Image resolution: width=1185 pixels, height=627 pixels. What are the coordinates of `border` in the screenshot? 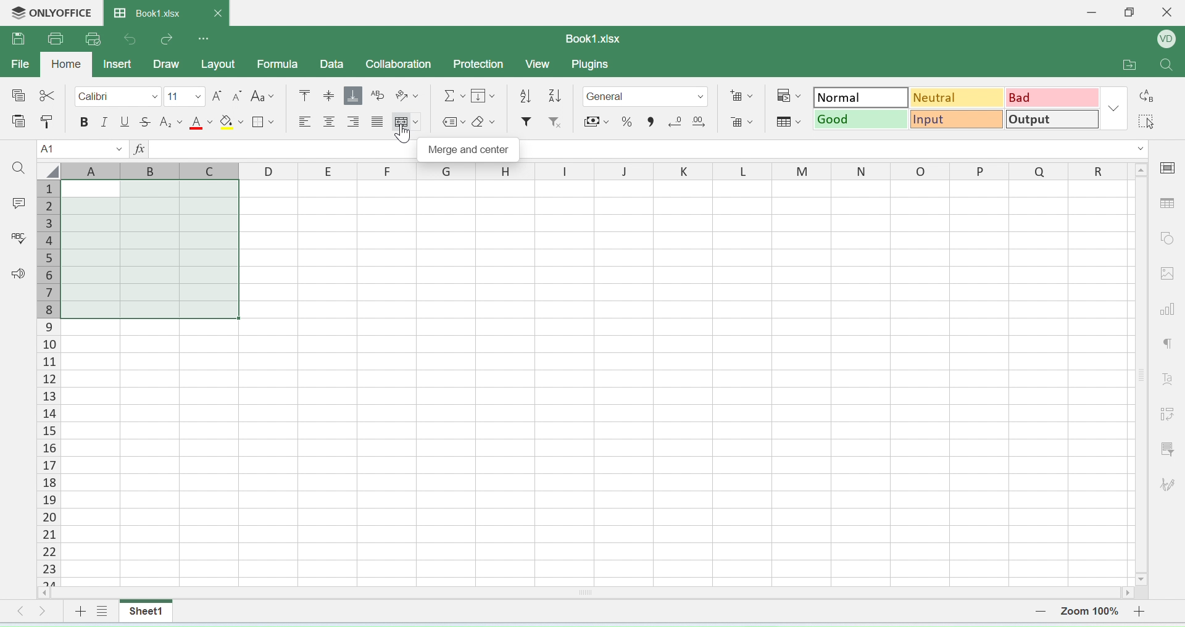 It's located at (264, 123).